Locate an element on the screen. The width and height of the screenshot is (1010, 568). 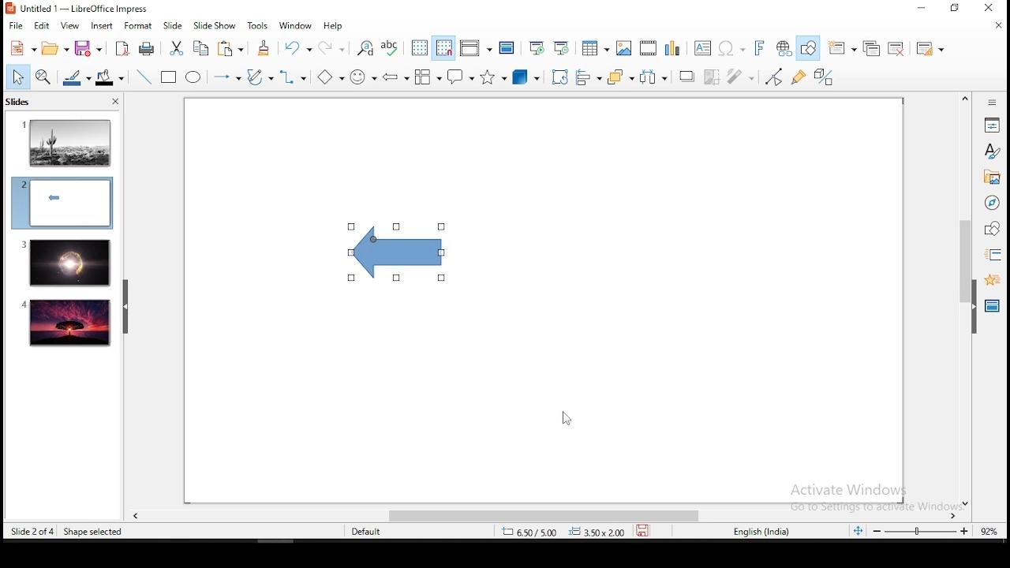
special characters is located at coordinates (729, 49).